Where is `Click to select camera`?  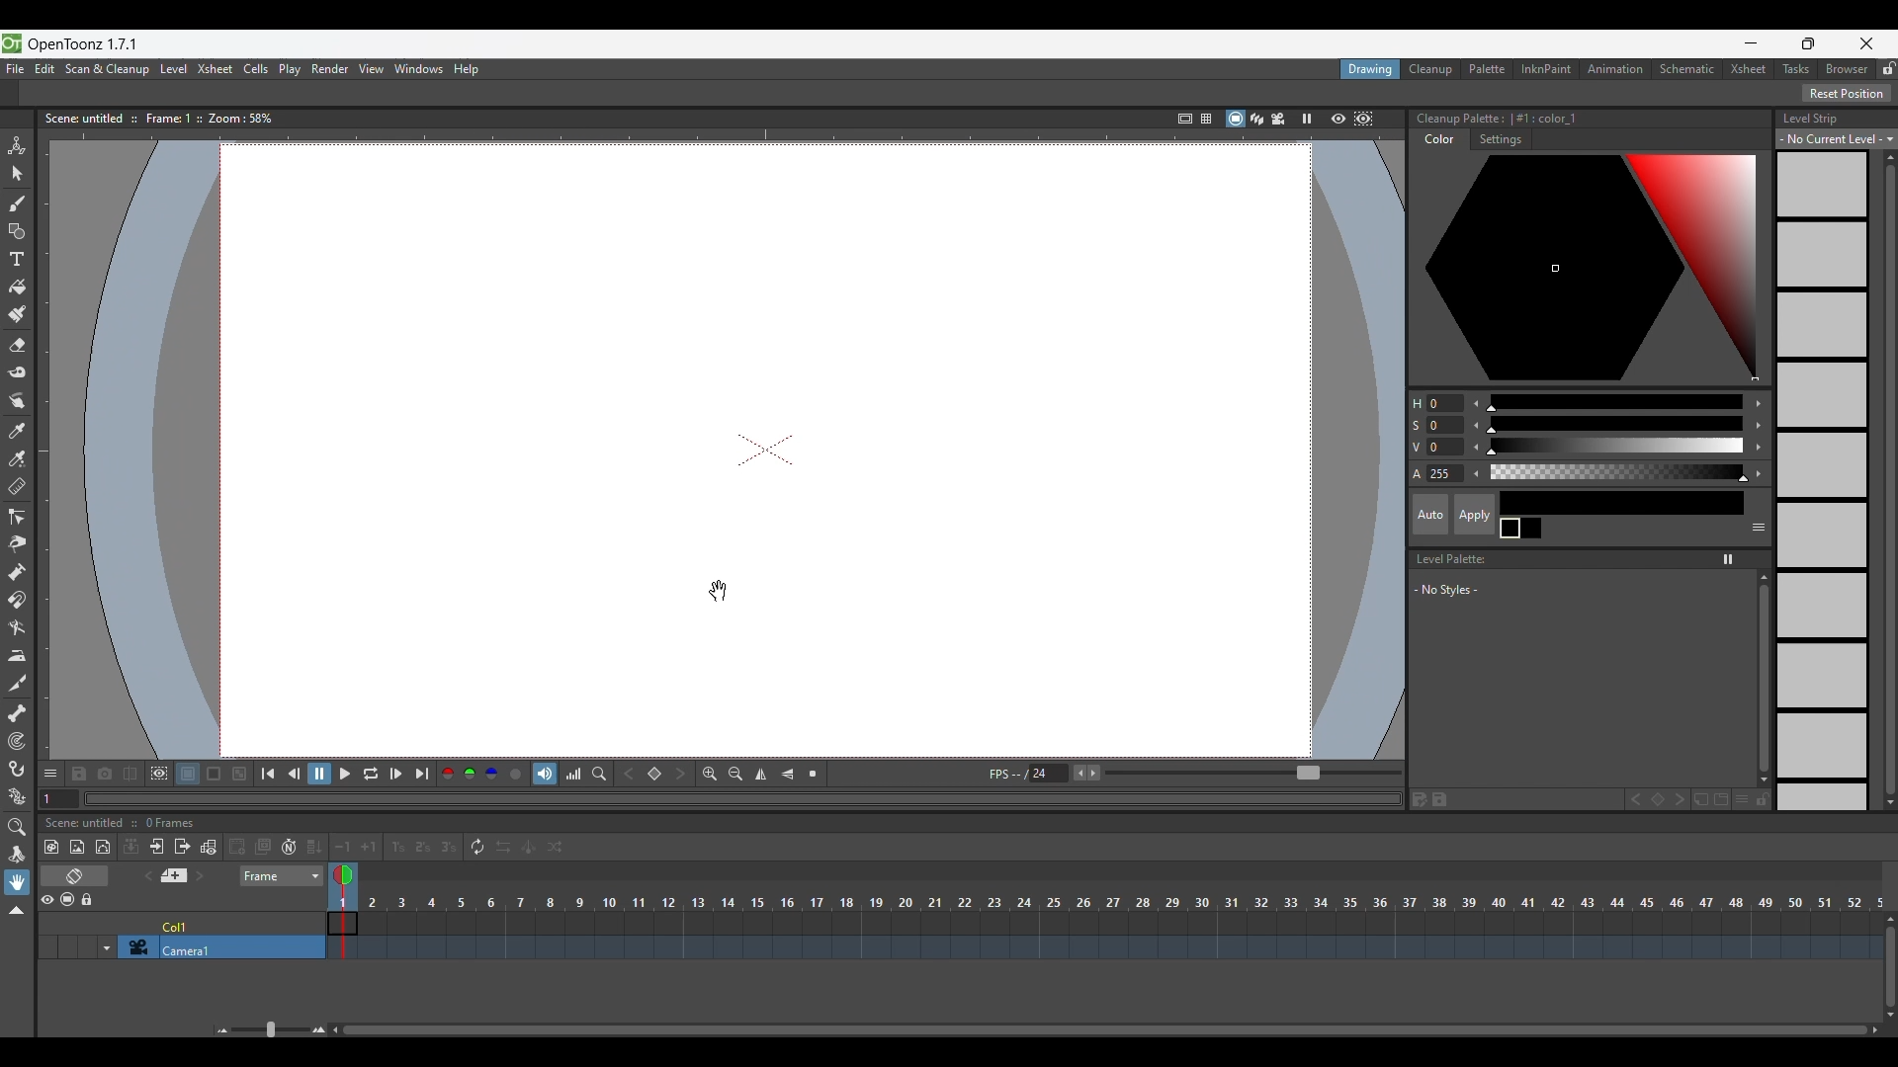
Click to select camera is located at coordinates (182, 948).